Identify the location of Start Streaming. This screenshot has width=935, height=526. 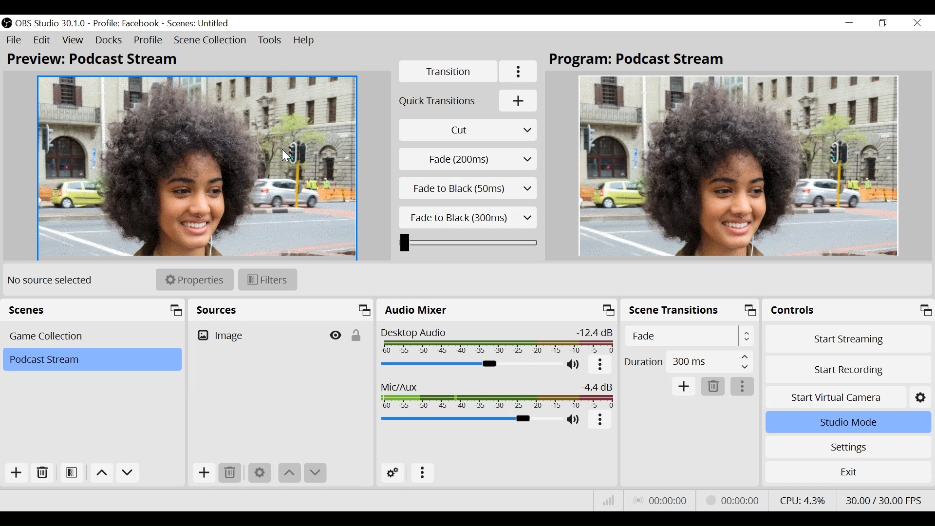
(848, 339).